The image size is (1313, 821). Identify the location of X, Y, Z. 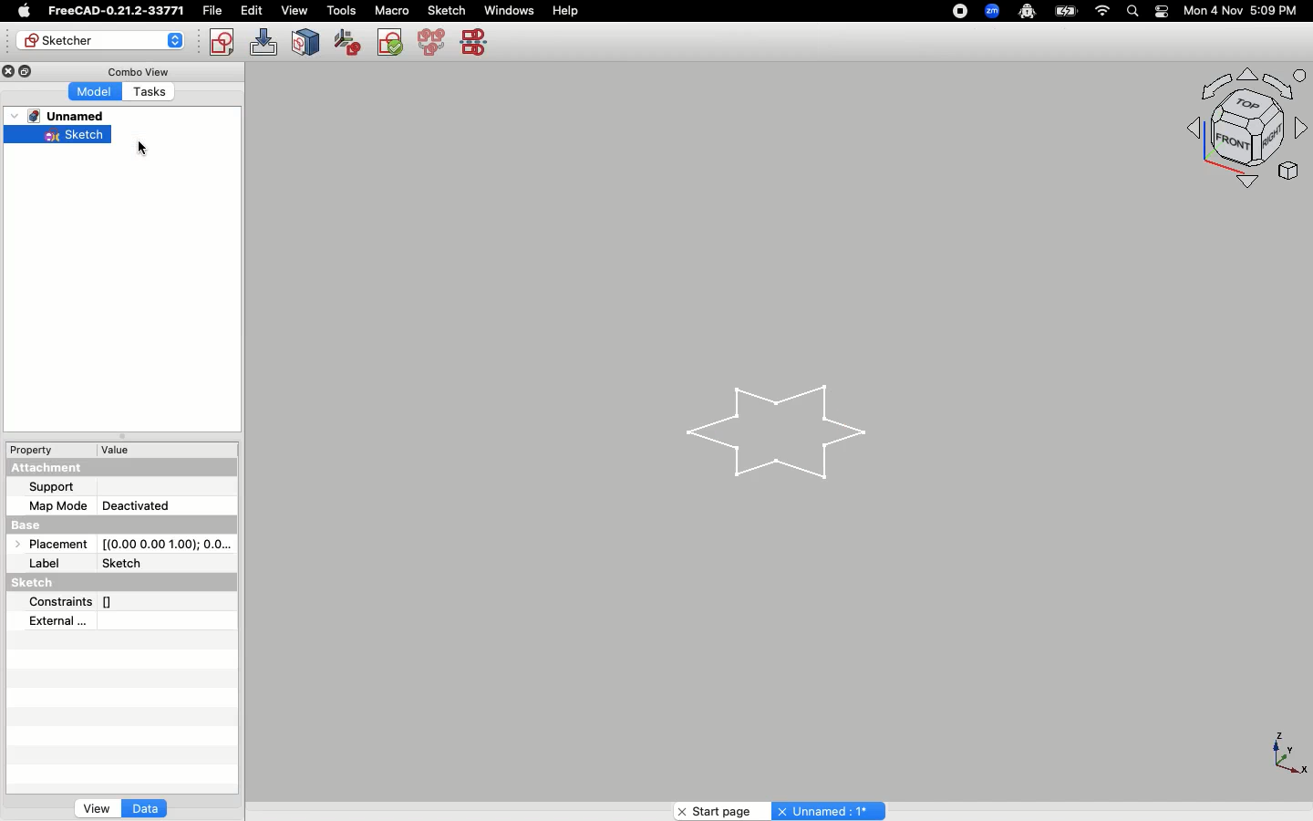
(1277, 756).